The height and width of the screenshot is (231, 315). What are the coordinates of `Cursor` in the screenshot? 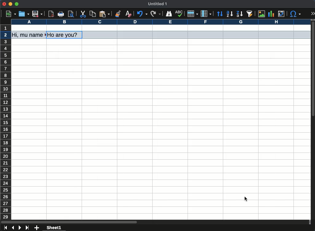 It's located at (247, 199).